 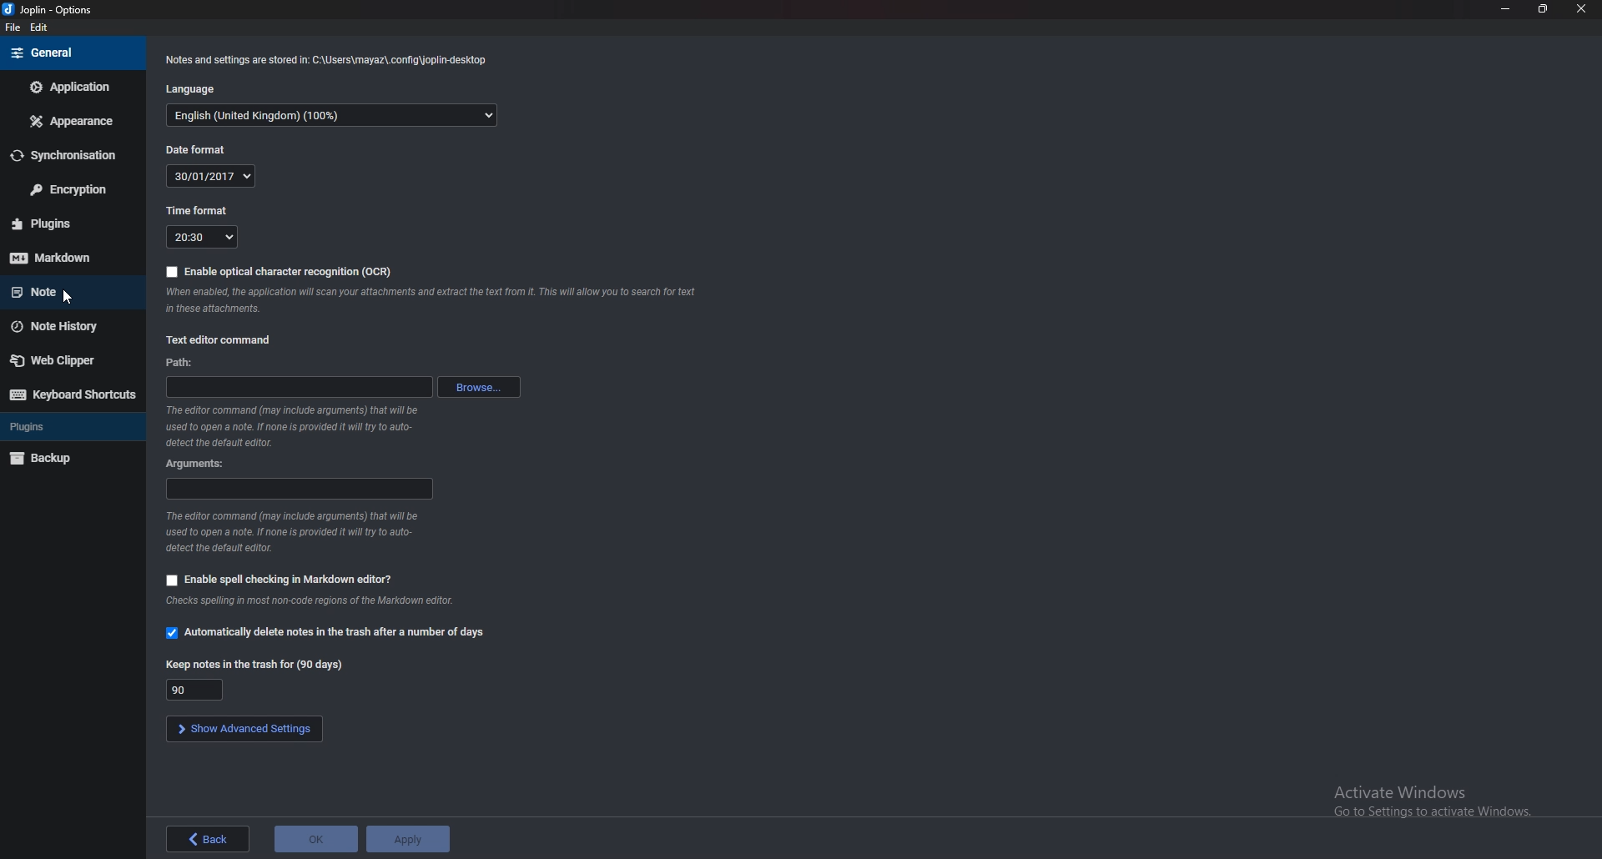 I want to click on Enable O C R, so click(x=284, y=272).